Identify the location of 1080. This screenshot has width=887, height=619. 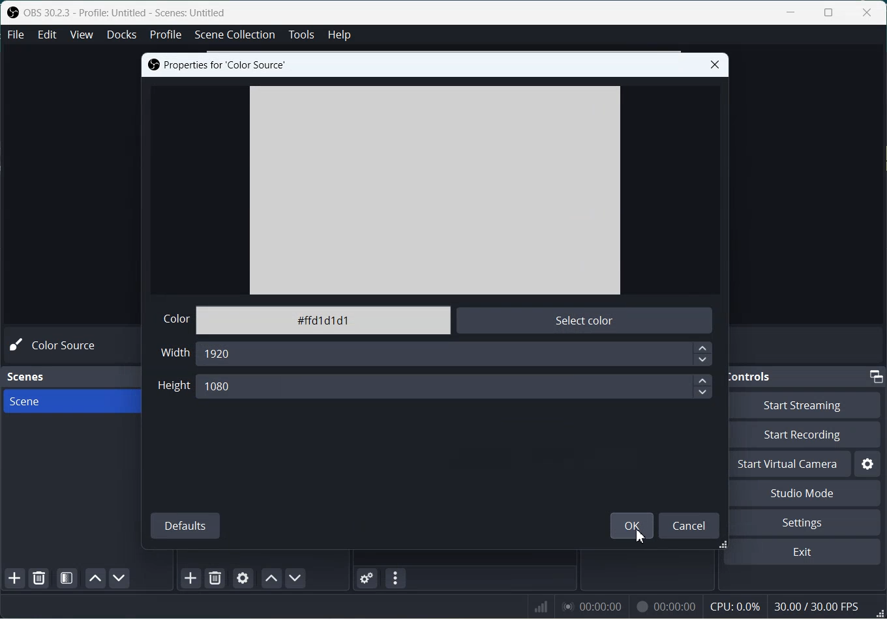
(453, 386).